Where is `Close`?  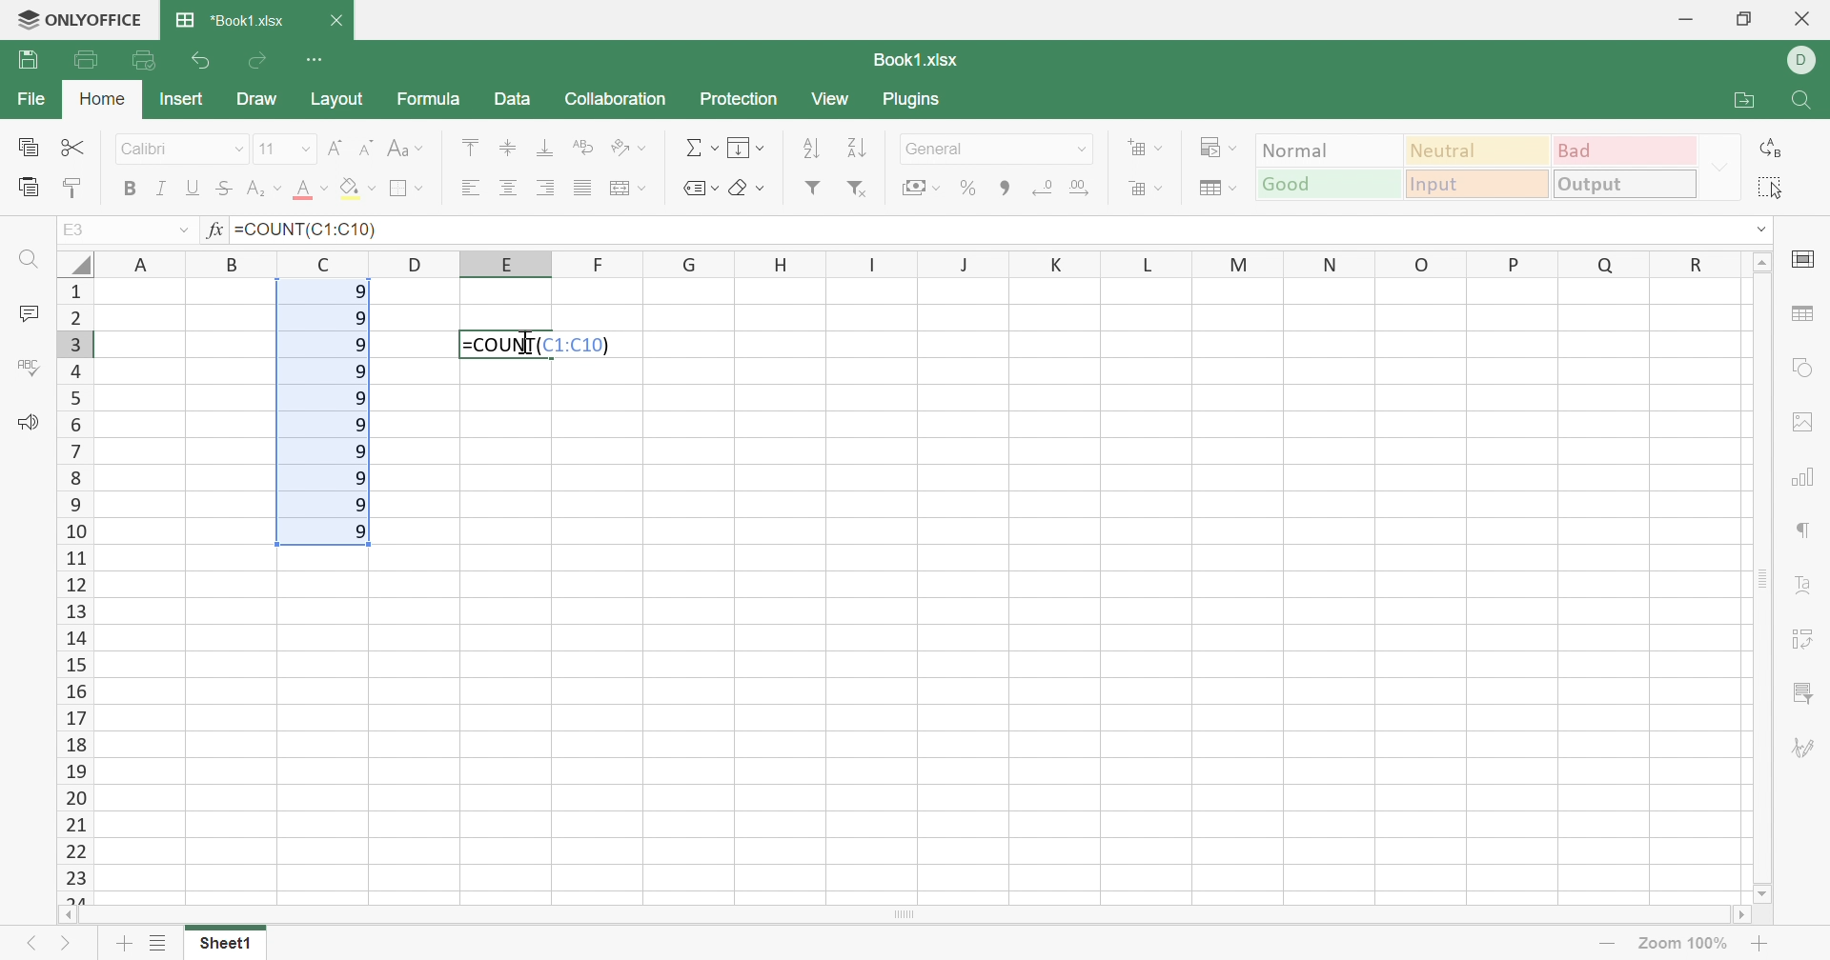 Close is located at coordinates (344, 22).